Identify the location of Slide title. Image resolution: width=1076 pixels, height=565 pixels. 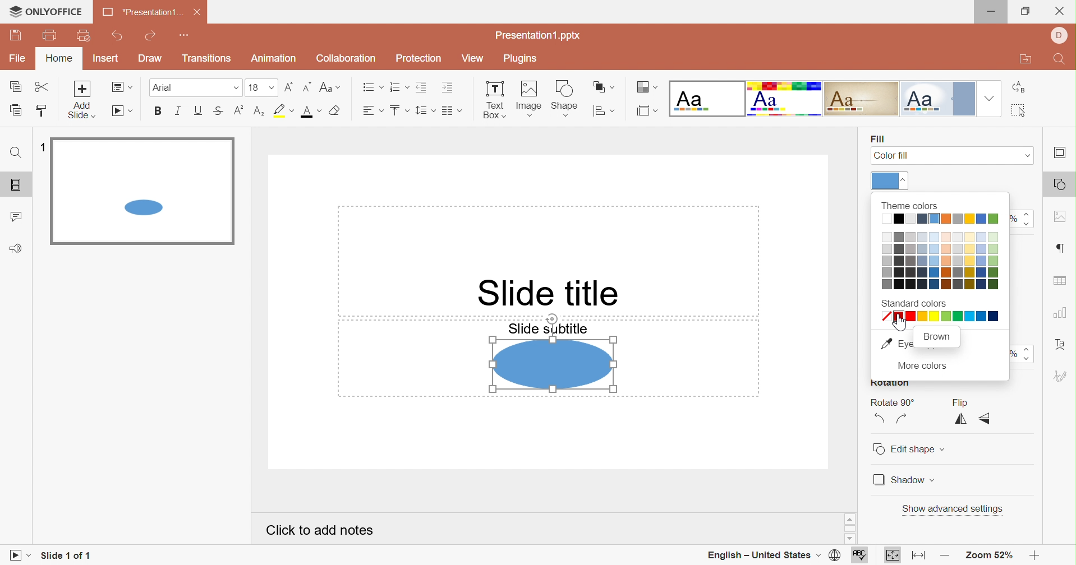
(544, 293).